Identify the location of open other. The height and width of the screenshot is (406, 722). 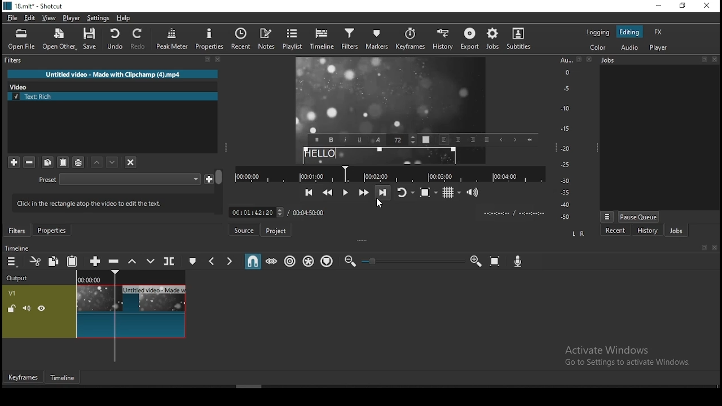
(59, 39).